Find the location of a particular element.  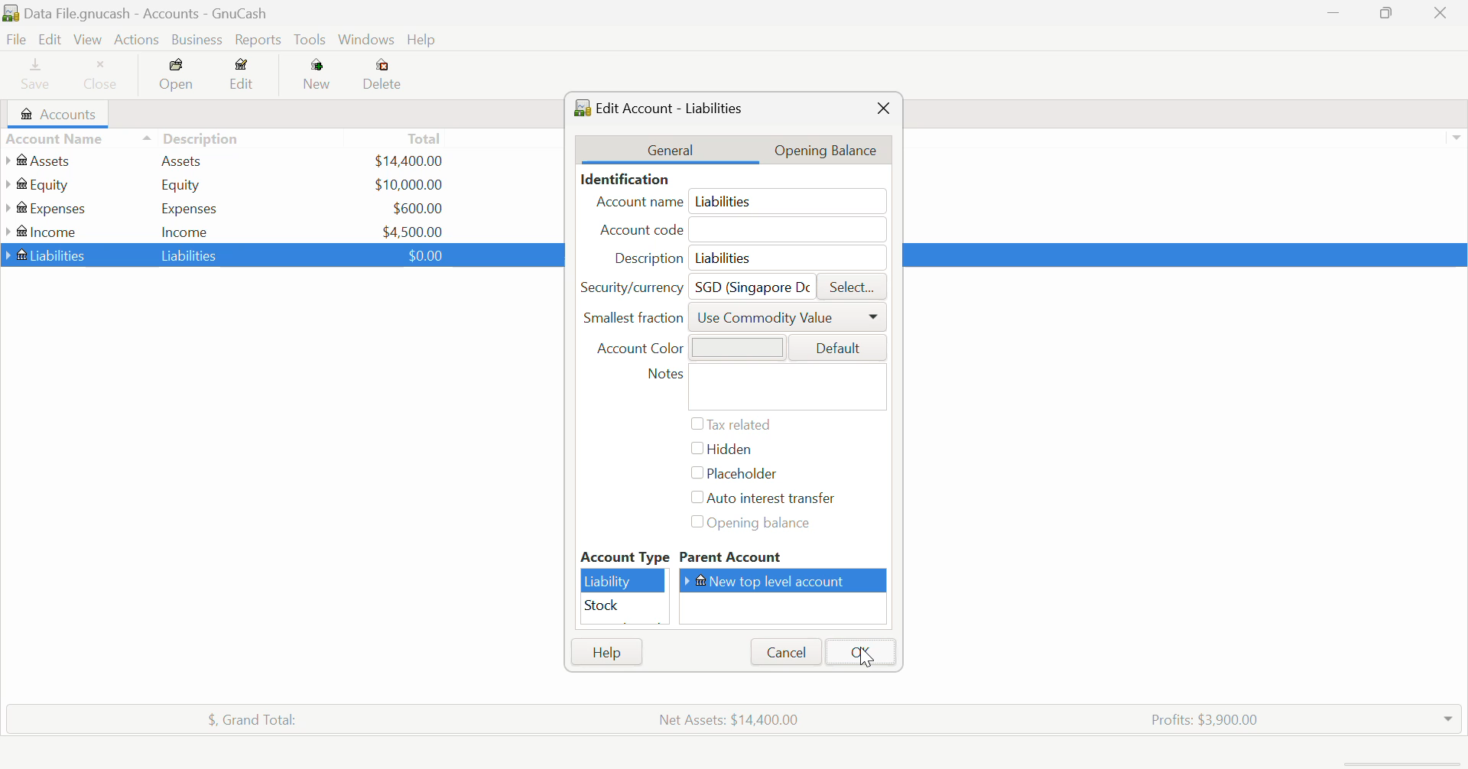

Tax related checkbox is located at coordinates (731, 424).